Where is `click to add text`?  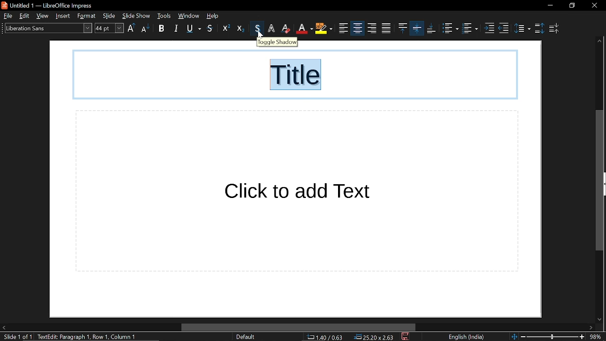 click to add text is located at coordinates (297, 191).